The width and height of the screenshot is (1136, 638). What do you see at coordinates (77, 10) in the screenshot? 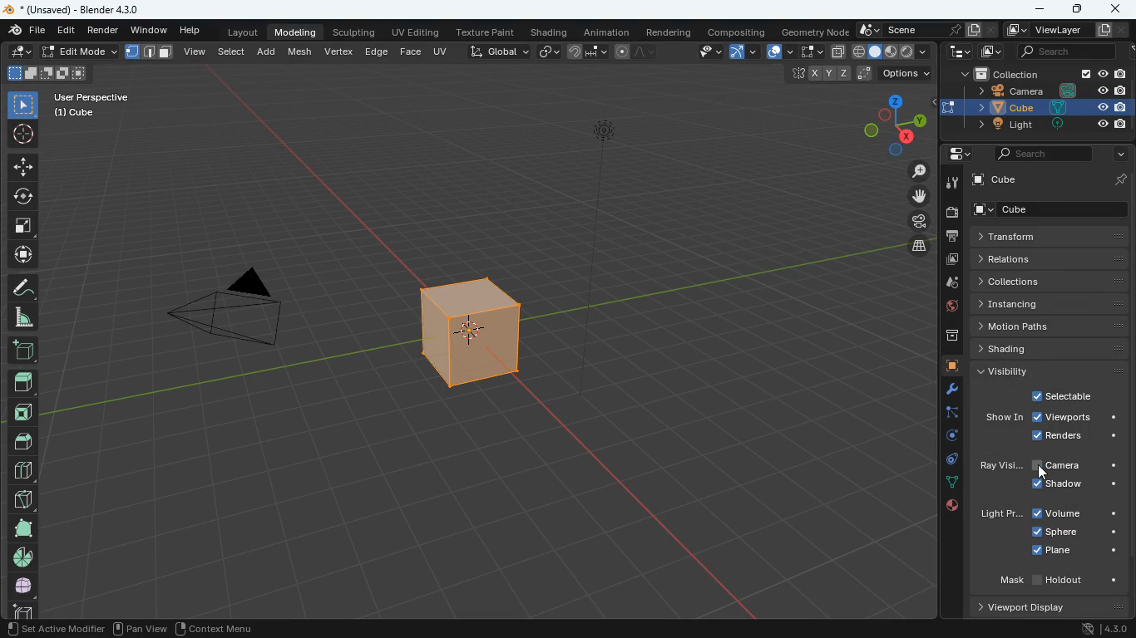
I see `blender` at bounding box center [77, 10].